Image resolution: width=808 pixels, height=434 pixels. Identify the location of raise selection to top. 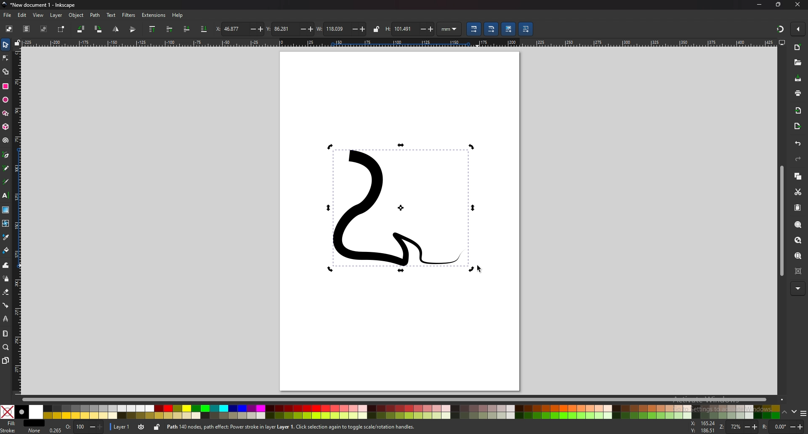
(153, 29).